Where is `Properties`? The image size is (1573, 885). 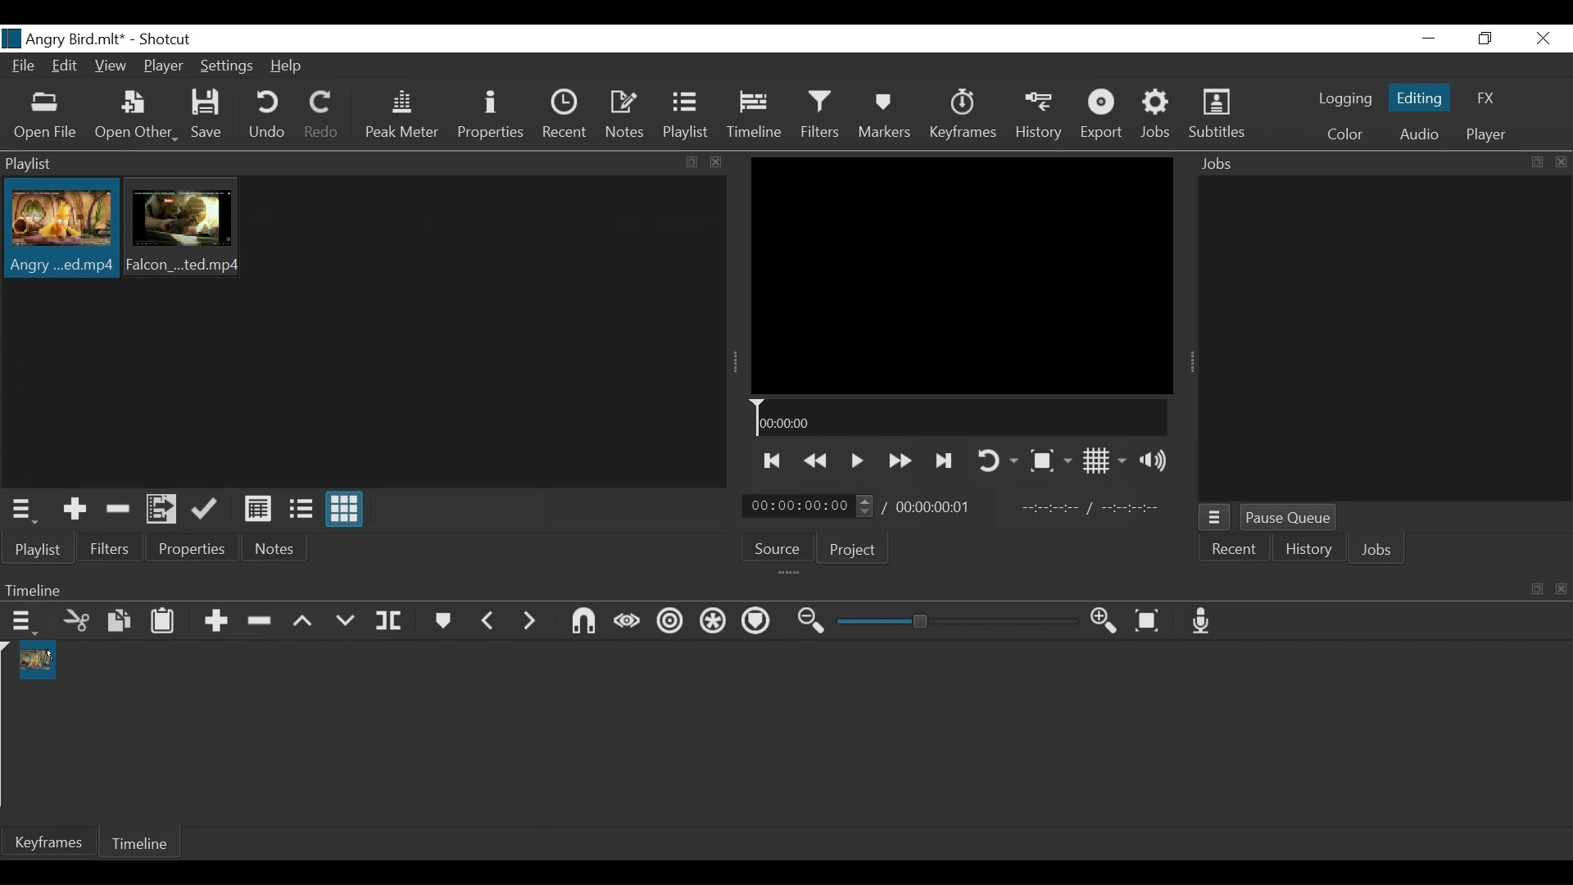
Properties is located at coordinates (194, 549).